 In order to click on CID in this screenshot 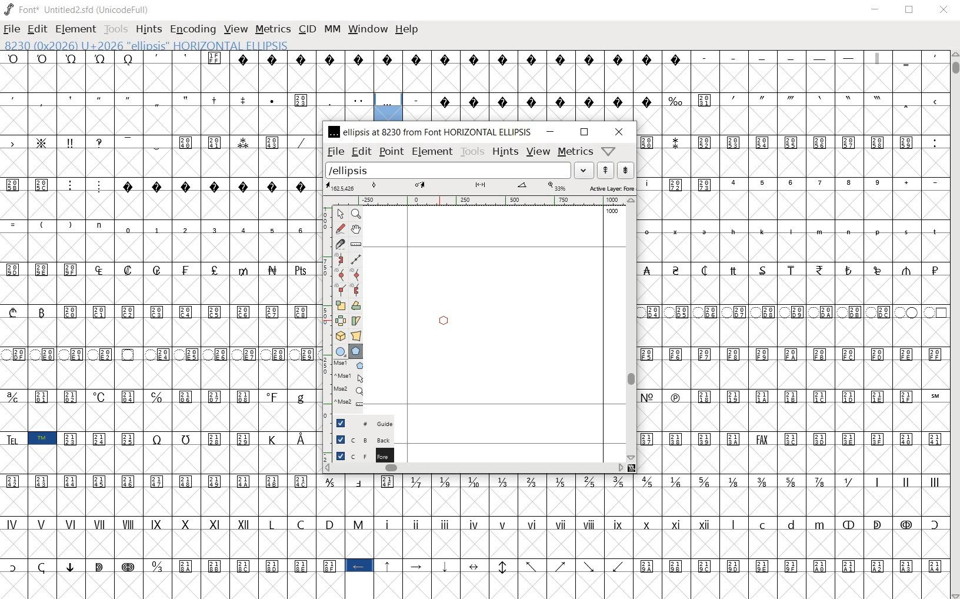, I will do `click(307, 29)`.